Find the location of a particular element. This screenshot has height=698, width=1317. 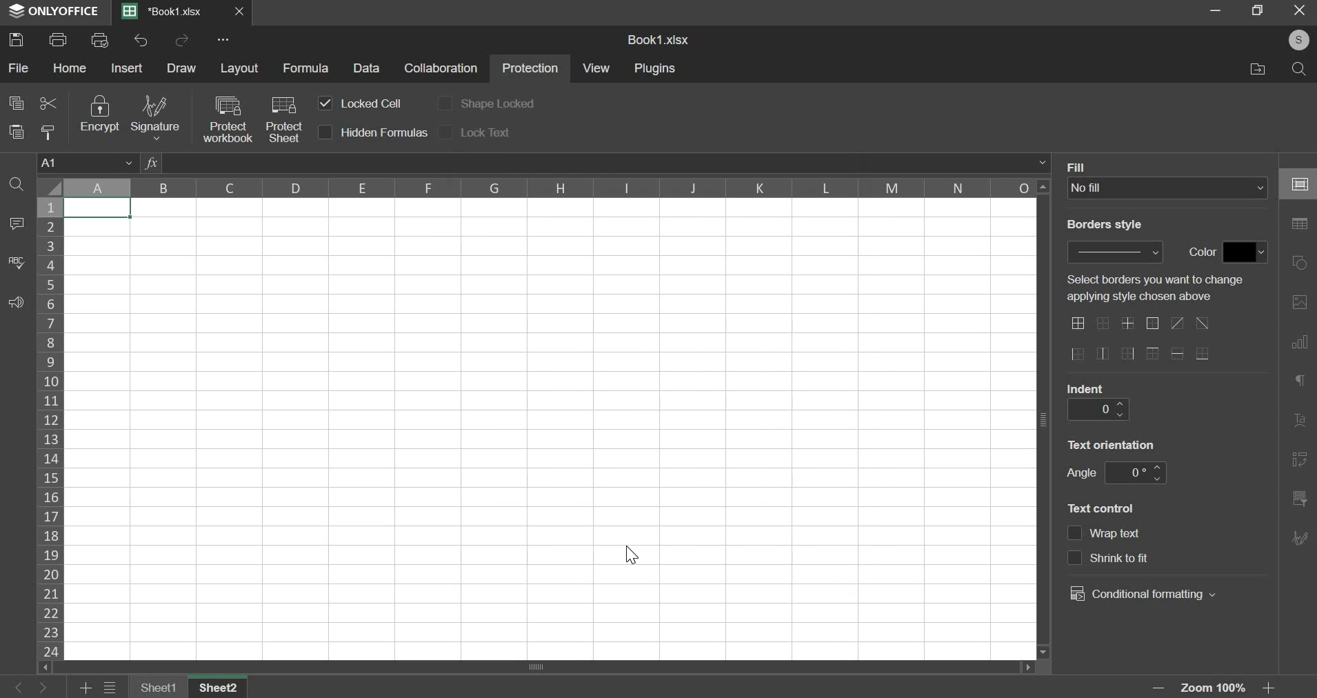

file is located at coordinates (18, 69).